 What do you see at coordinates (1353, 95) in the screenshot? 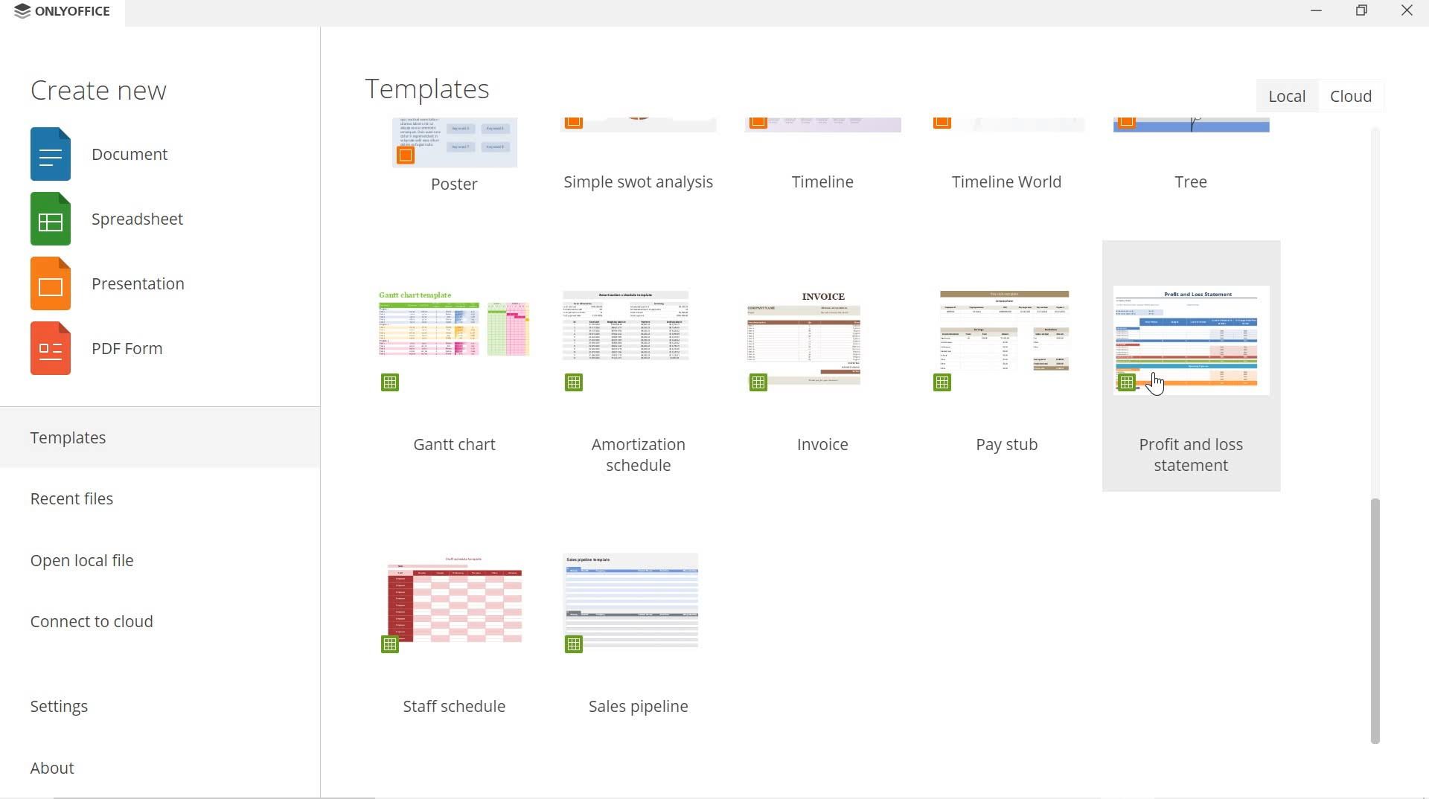
I see `cloud` at bounding box center [1353, 95].